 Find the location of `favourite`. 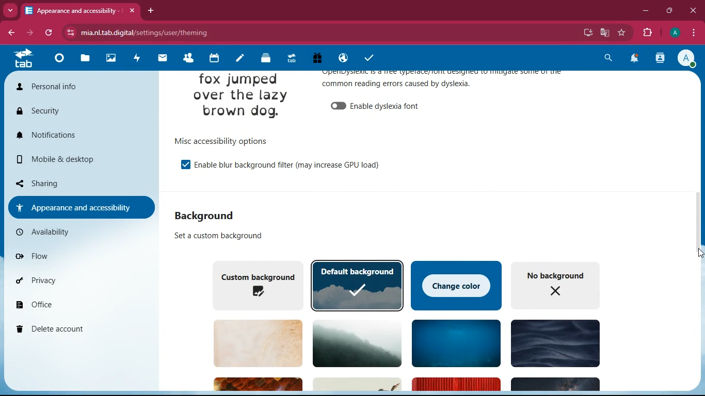

favourite is located at coordinates (620, 33).